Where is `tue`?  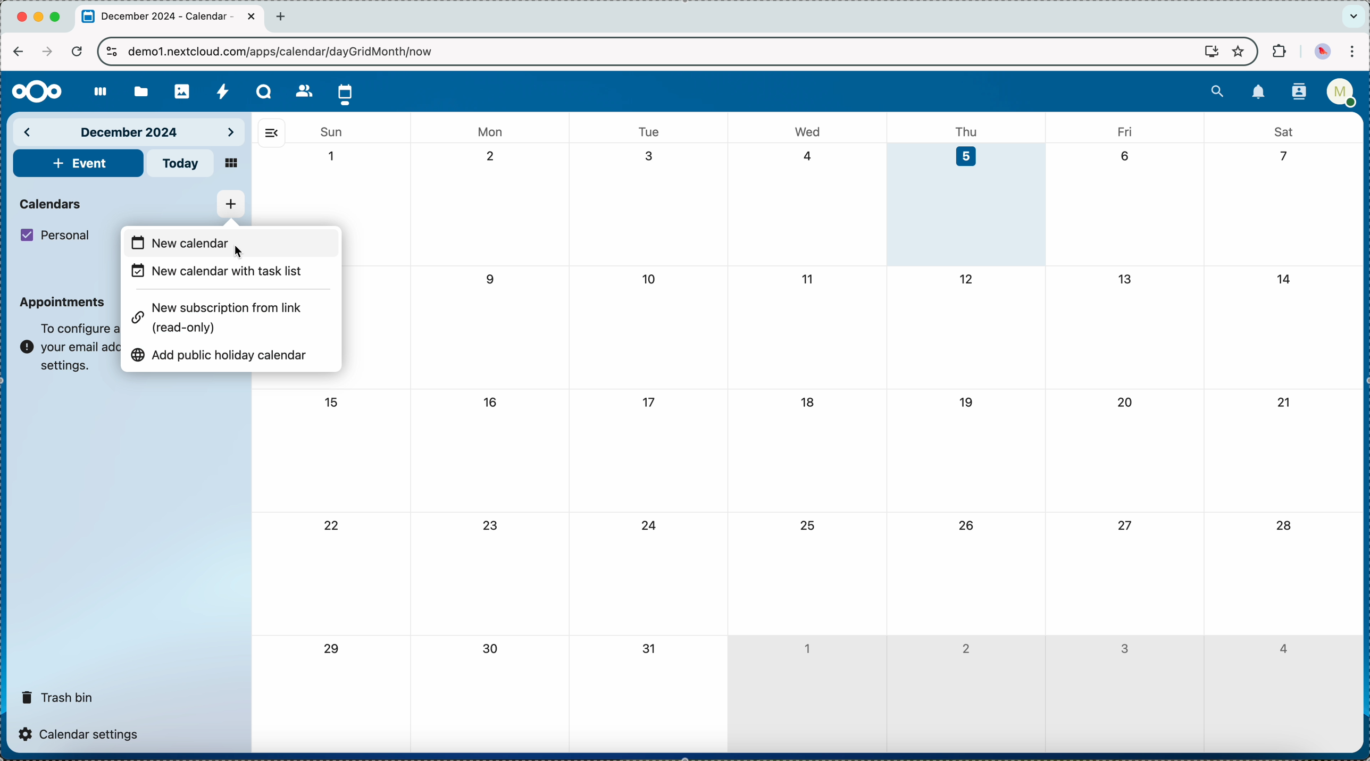
tue is located at coordinates (649, 131).